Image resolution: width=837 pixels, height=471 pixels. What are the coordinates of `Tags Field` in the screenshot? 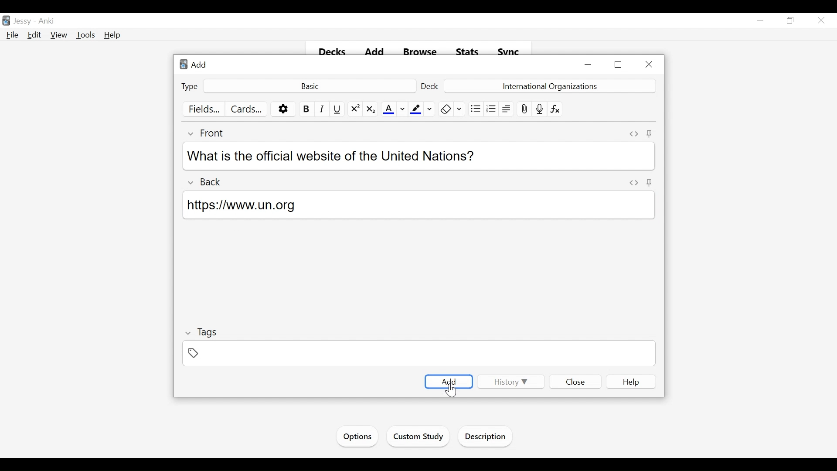 It's located at (419, 355).